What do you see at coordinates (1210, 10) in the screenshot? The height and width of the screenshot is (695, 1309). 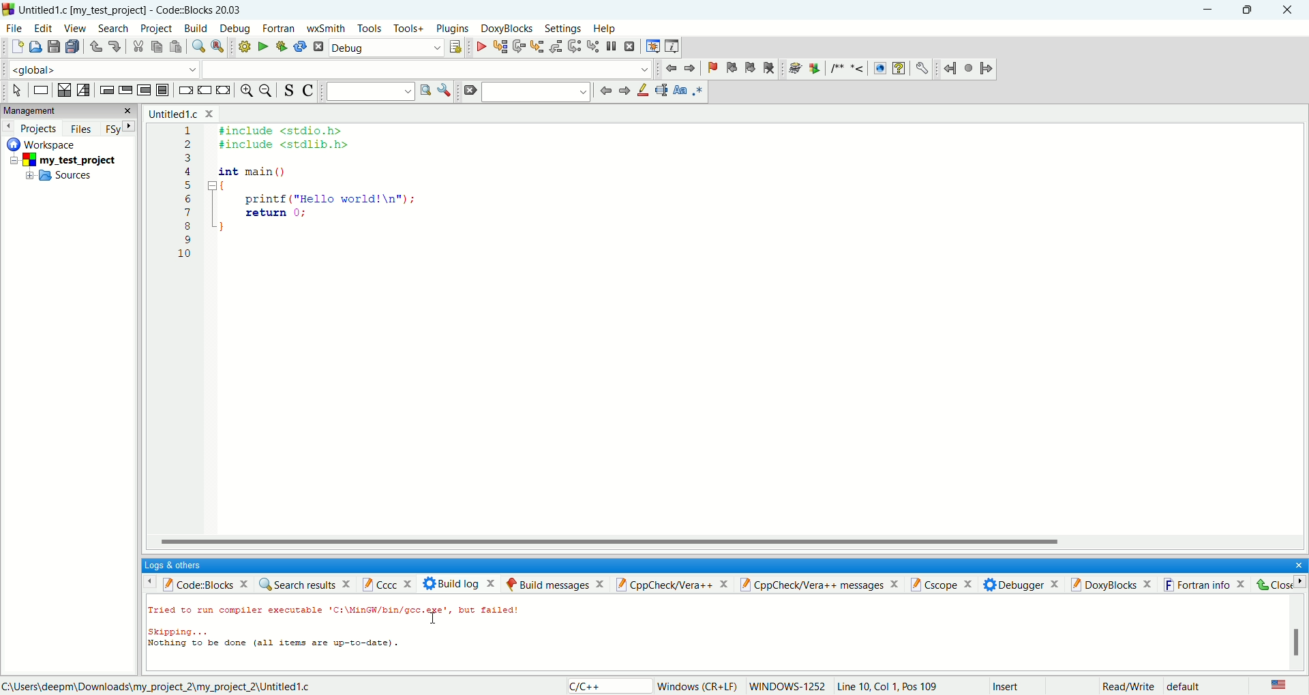 I see `minimize` at bounding box center [1210, 10].